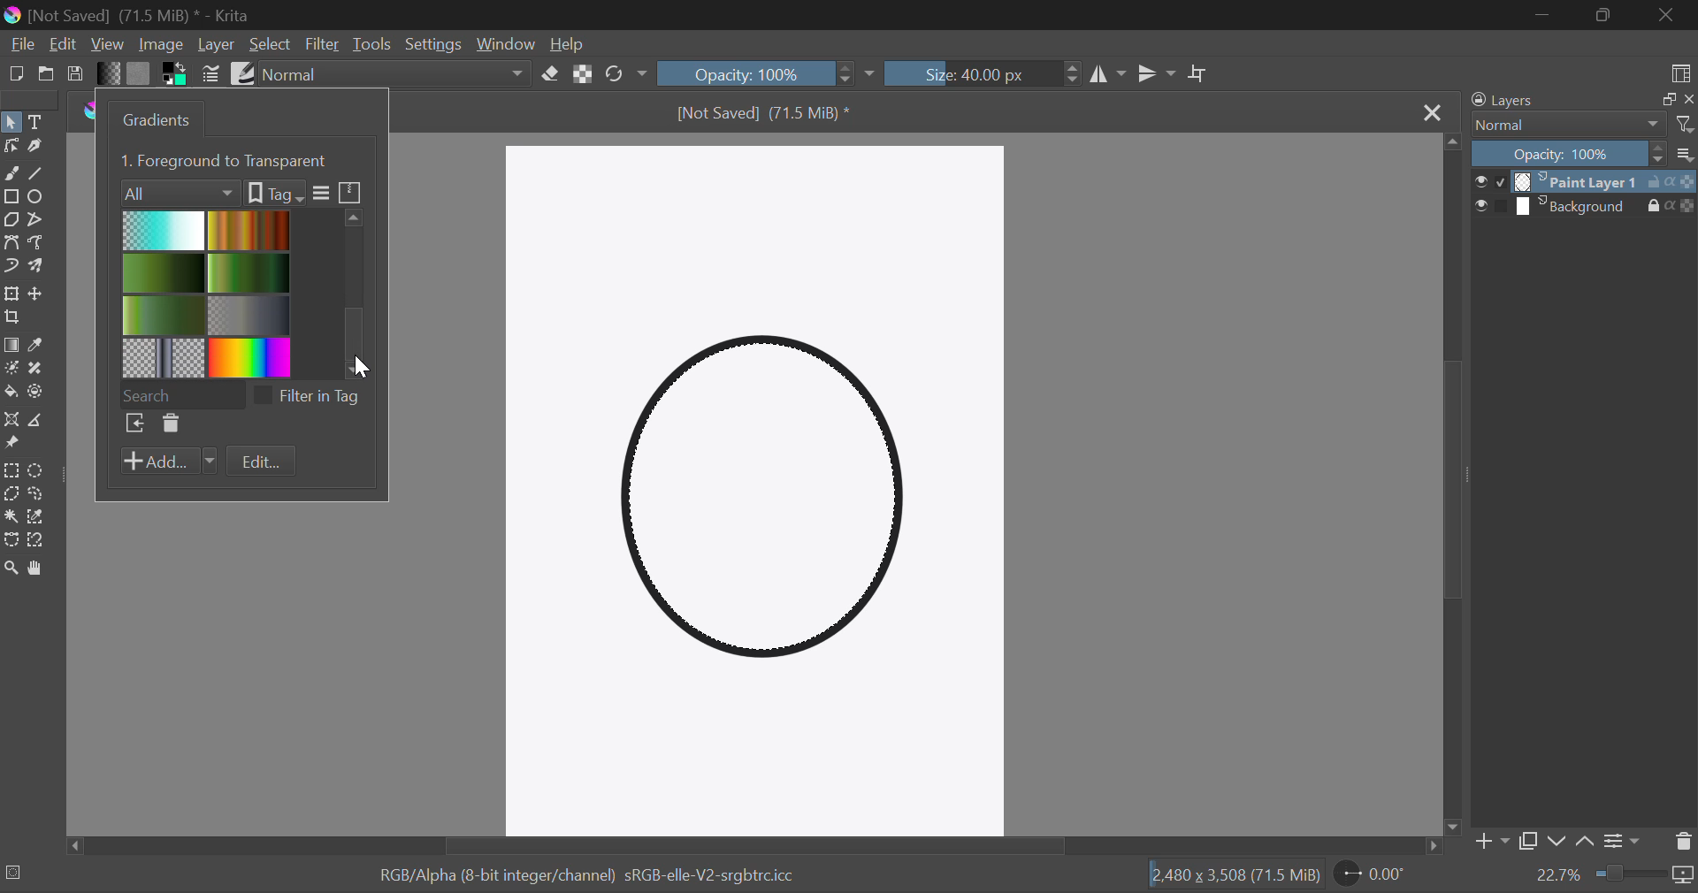 The width and height of the screenshot is (1698, 893). Describe the element at coordinates (43, 515) in the screenshot. I see `Similar Color Selection` at that location.